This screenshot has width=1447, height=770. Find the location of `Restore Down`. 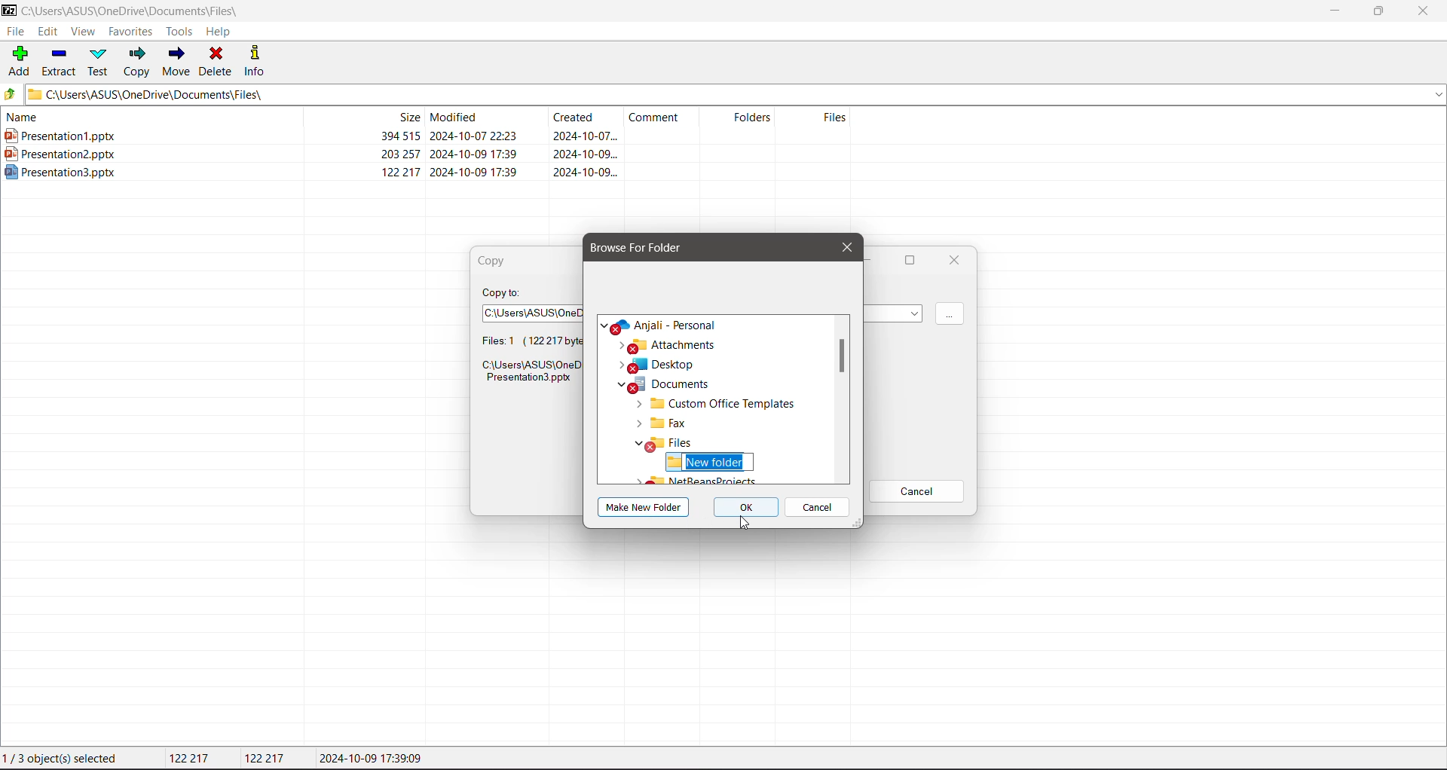

Restore Down is located at coordinates (1379, 10).